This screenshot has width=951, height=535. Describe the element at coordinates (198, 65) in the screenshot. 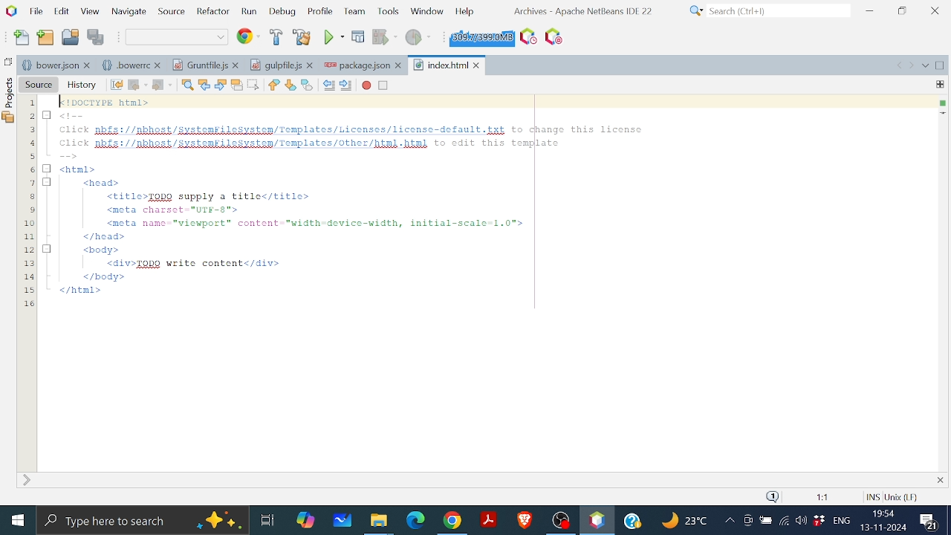

I see `Gruntpile.js` at that location.